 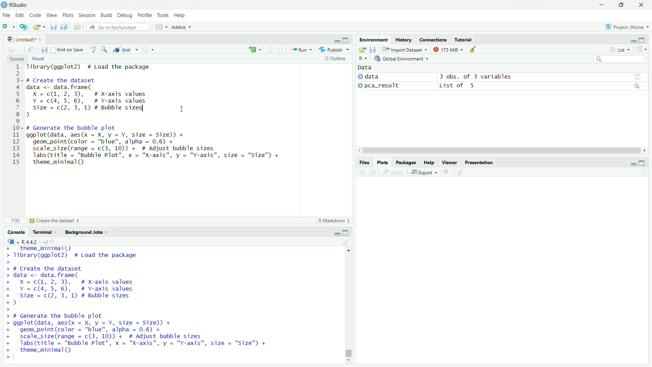 What do you see at coordinates (626, 27) in the screenshot?
I see `selected project : none` at bounding box center [626, 27].